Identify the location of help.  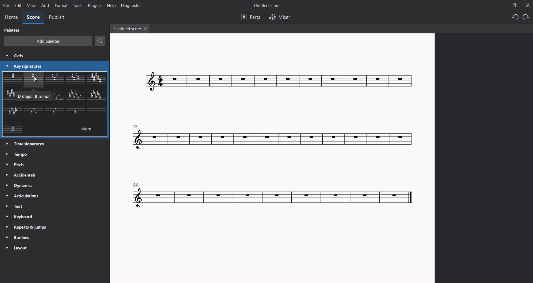
(110, 5).